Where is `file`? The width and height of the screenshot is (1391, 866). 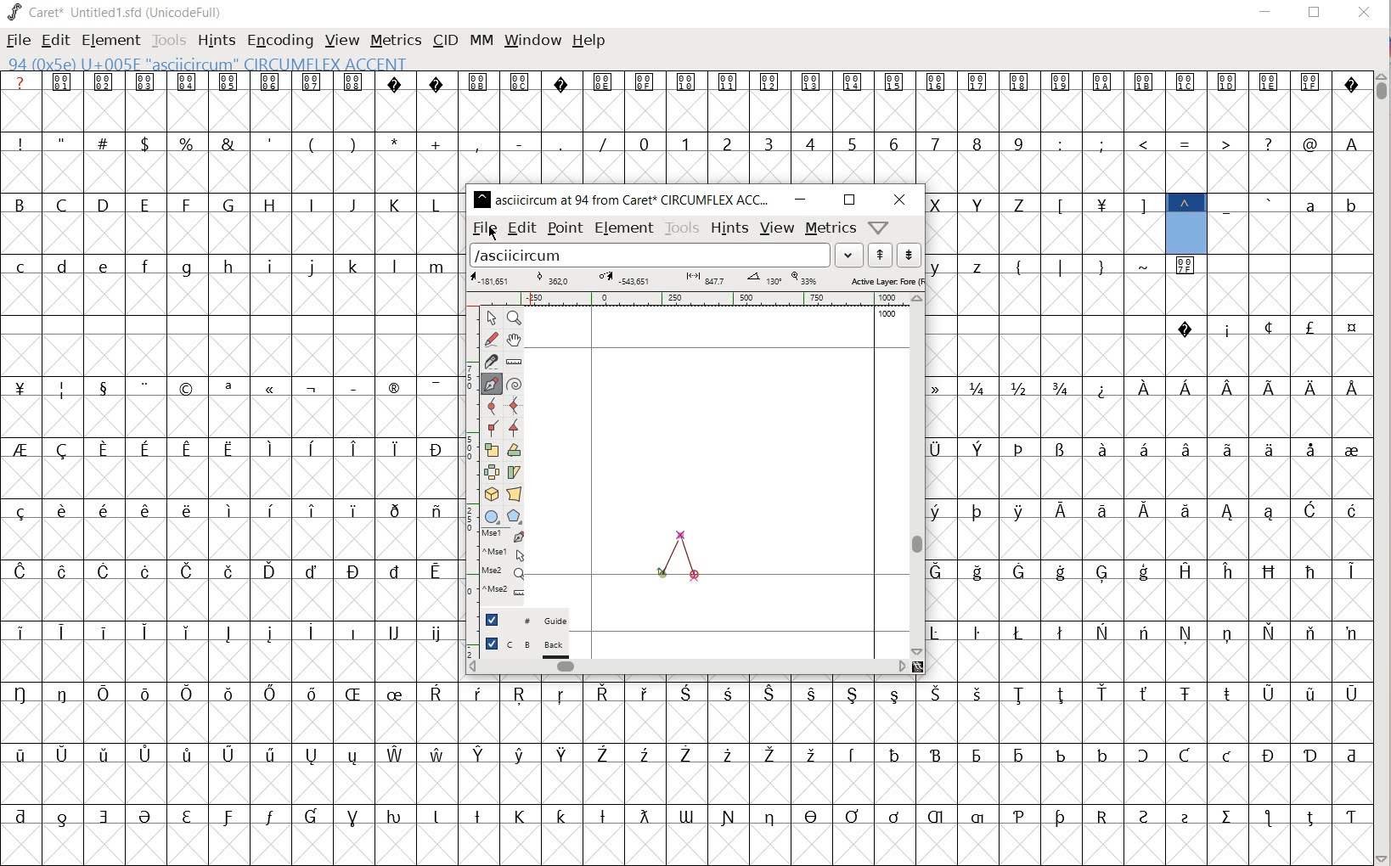
file is located at coordinates (484, 229).